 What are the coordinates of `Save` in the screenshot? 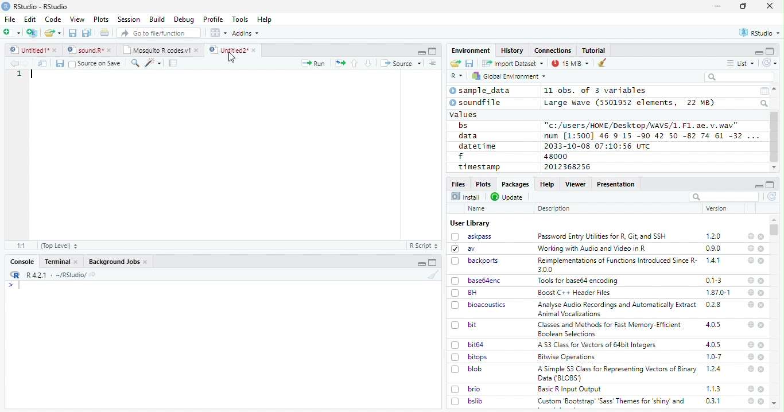 It's located at (59, 64).